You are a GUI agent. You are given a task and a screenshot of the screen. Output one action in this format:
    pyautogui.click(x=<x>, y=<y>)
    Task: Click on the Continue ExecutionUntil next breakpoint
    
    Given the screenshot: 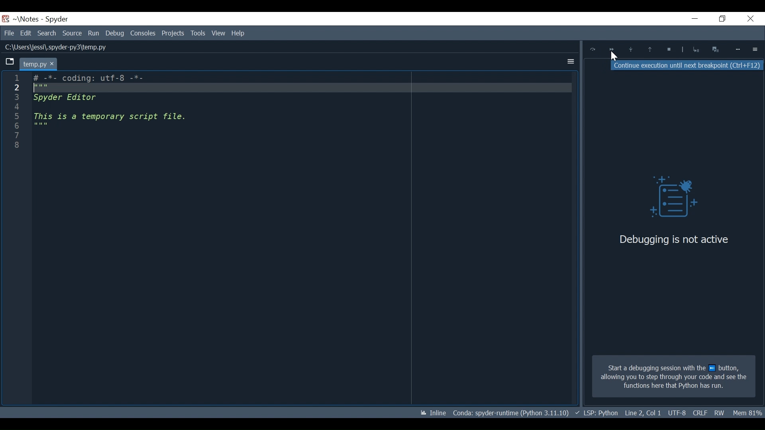 What is the action you would take?
    pyautogui.click(x=611, y=51)
    